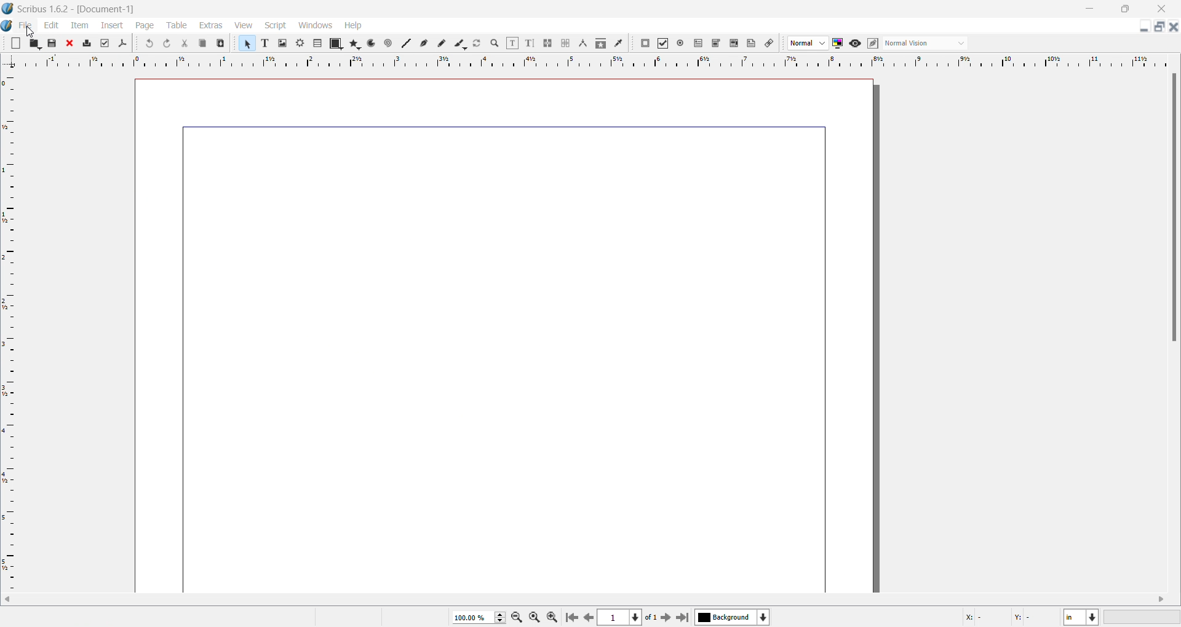  I want to click on Background, so click(736, 618).